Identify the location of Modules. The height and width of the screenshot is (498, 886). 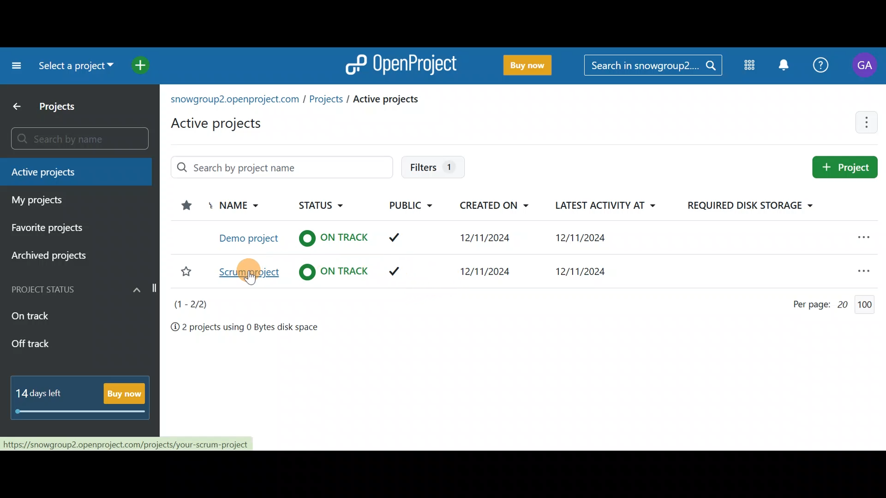
(748, 67).